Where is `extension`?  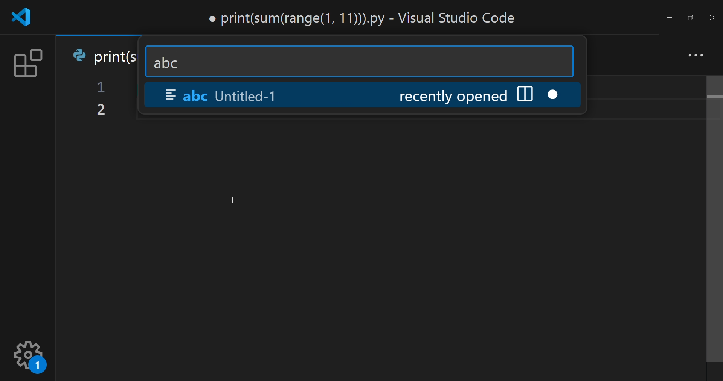 extension is located at coordinates (28, 62).